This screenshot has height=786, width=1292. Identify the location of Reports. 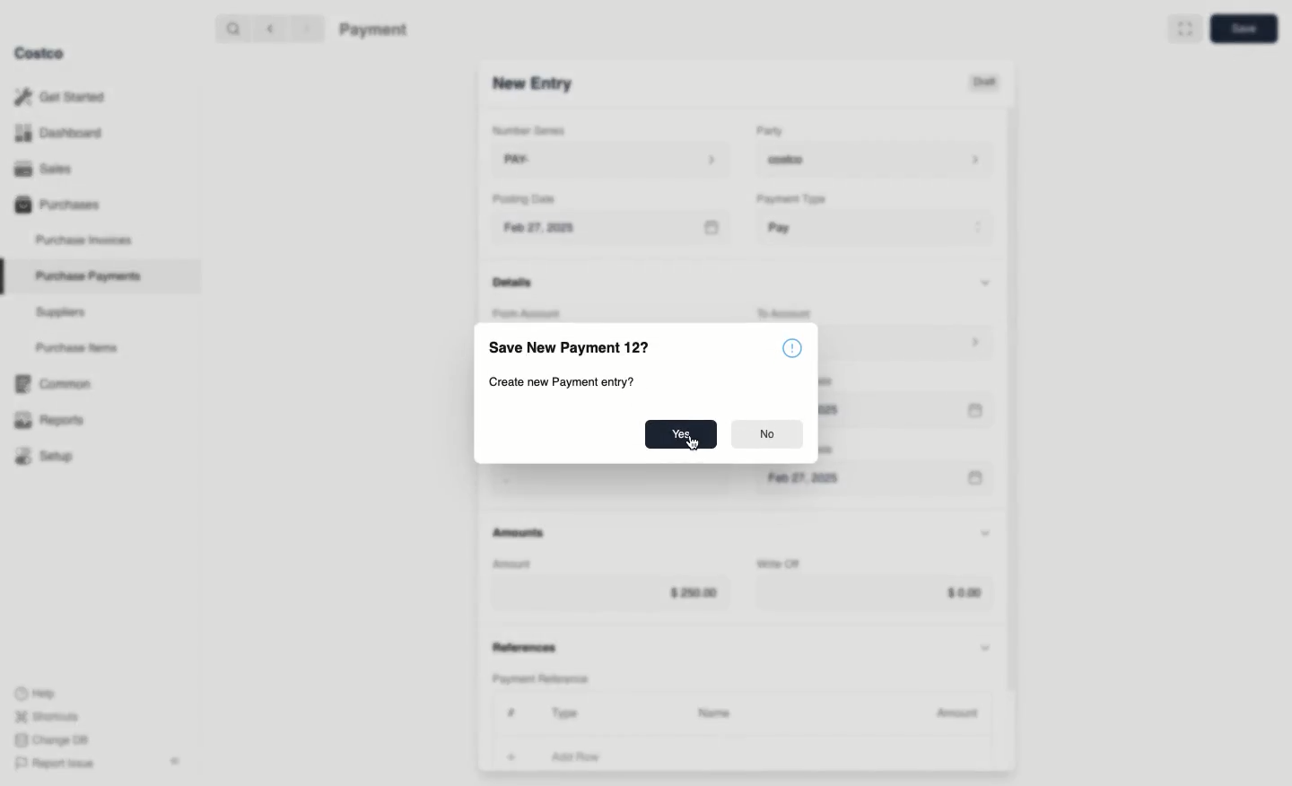
(47, 417).